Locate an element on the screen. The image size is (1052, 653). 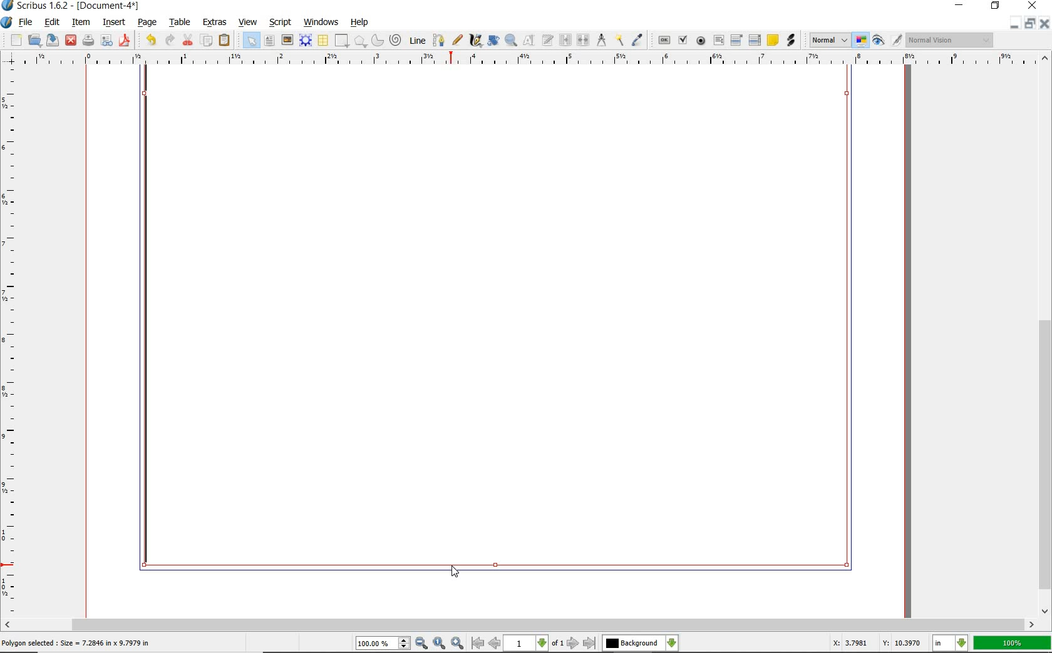
save is located at coordinates (53, 41).